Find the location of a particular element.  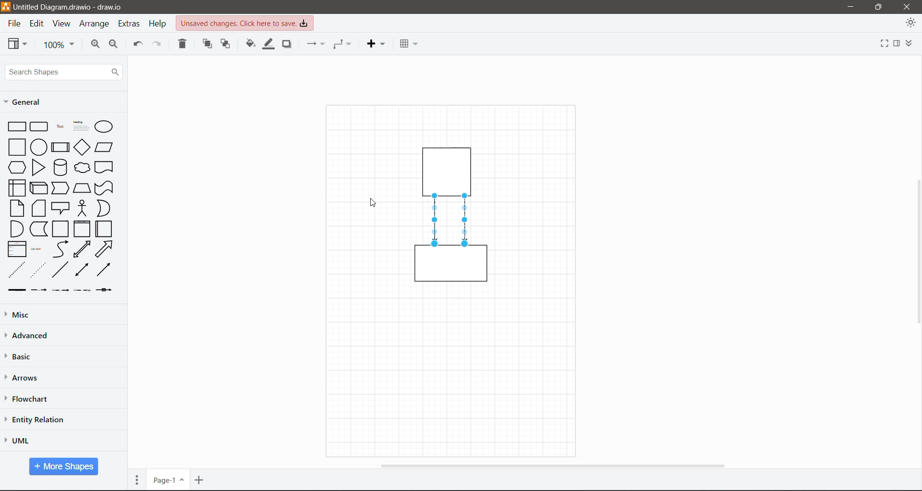

Horizontal Container is located at coordinates (104, 229).